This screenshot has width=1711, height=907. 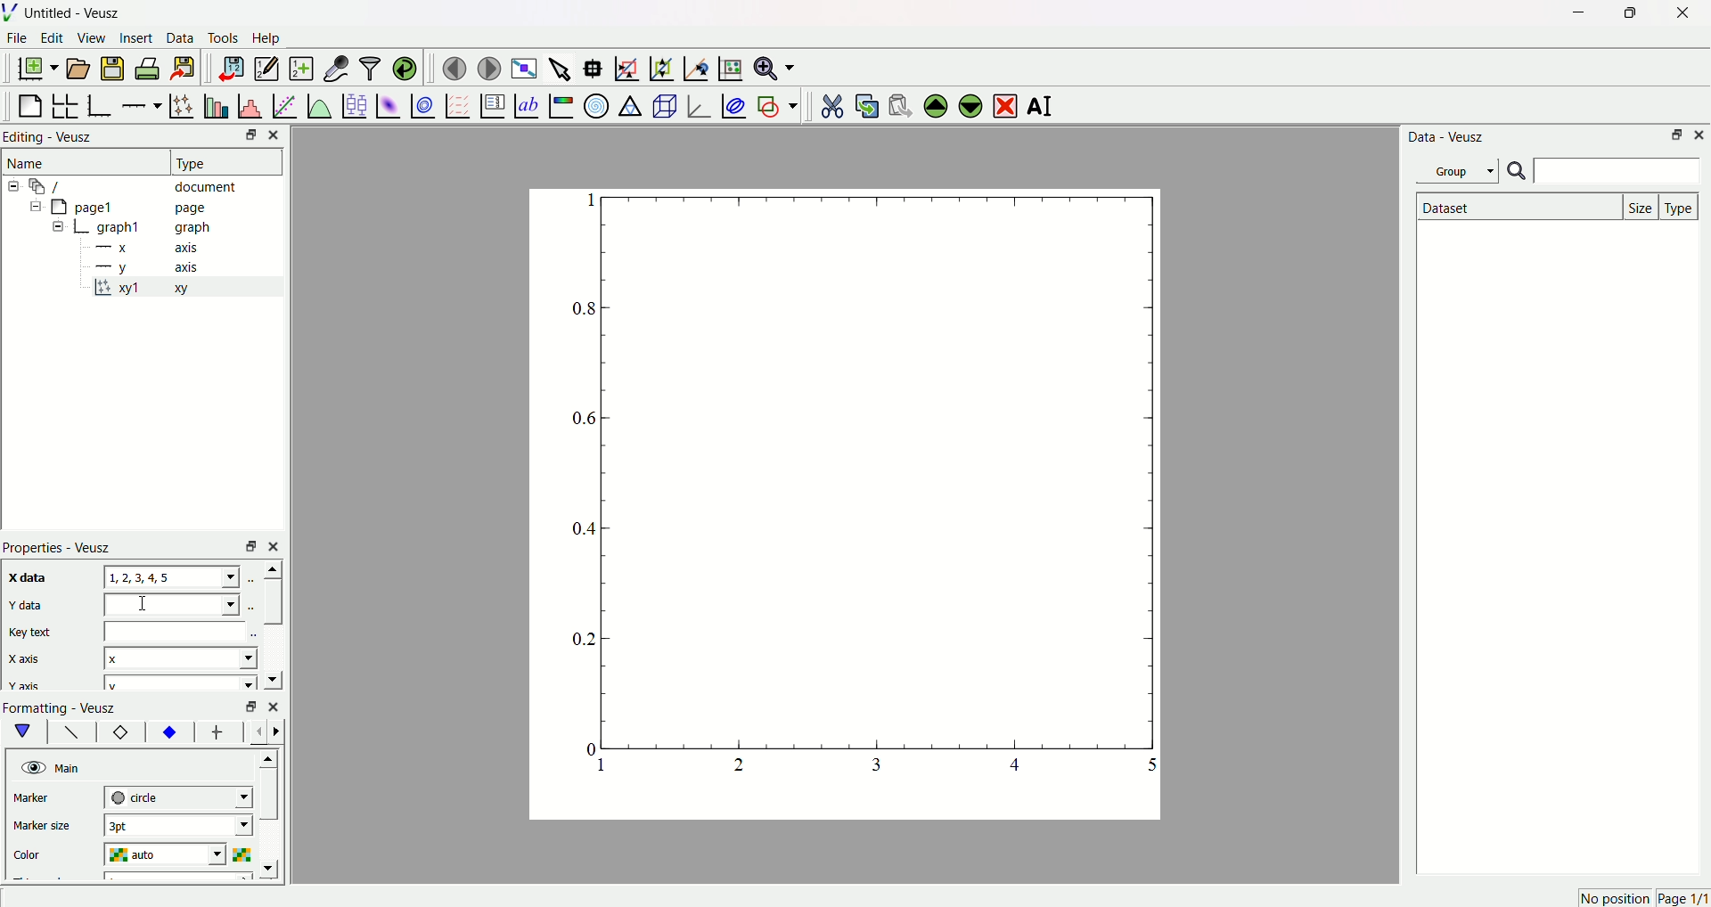 I want to click on move to next page, so click(x=490, y=66).